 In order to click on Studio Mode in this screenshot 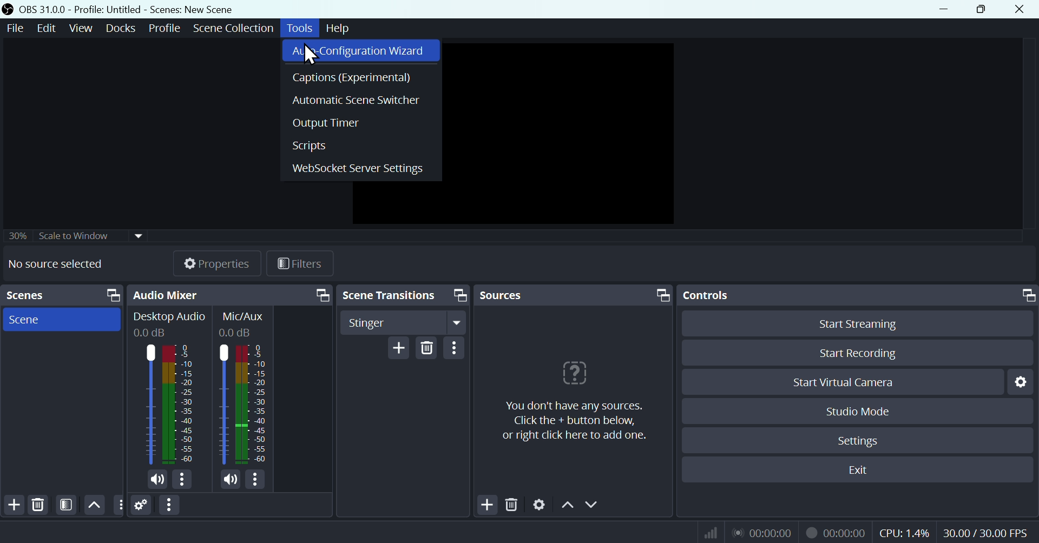, I will do `click(859, 410)`.